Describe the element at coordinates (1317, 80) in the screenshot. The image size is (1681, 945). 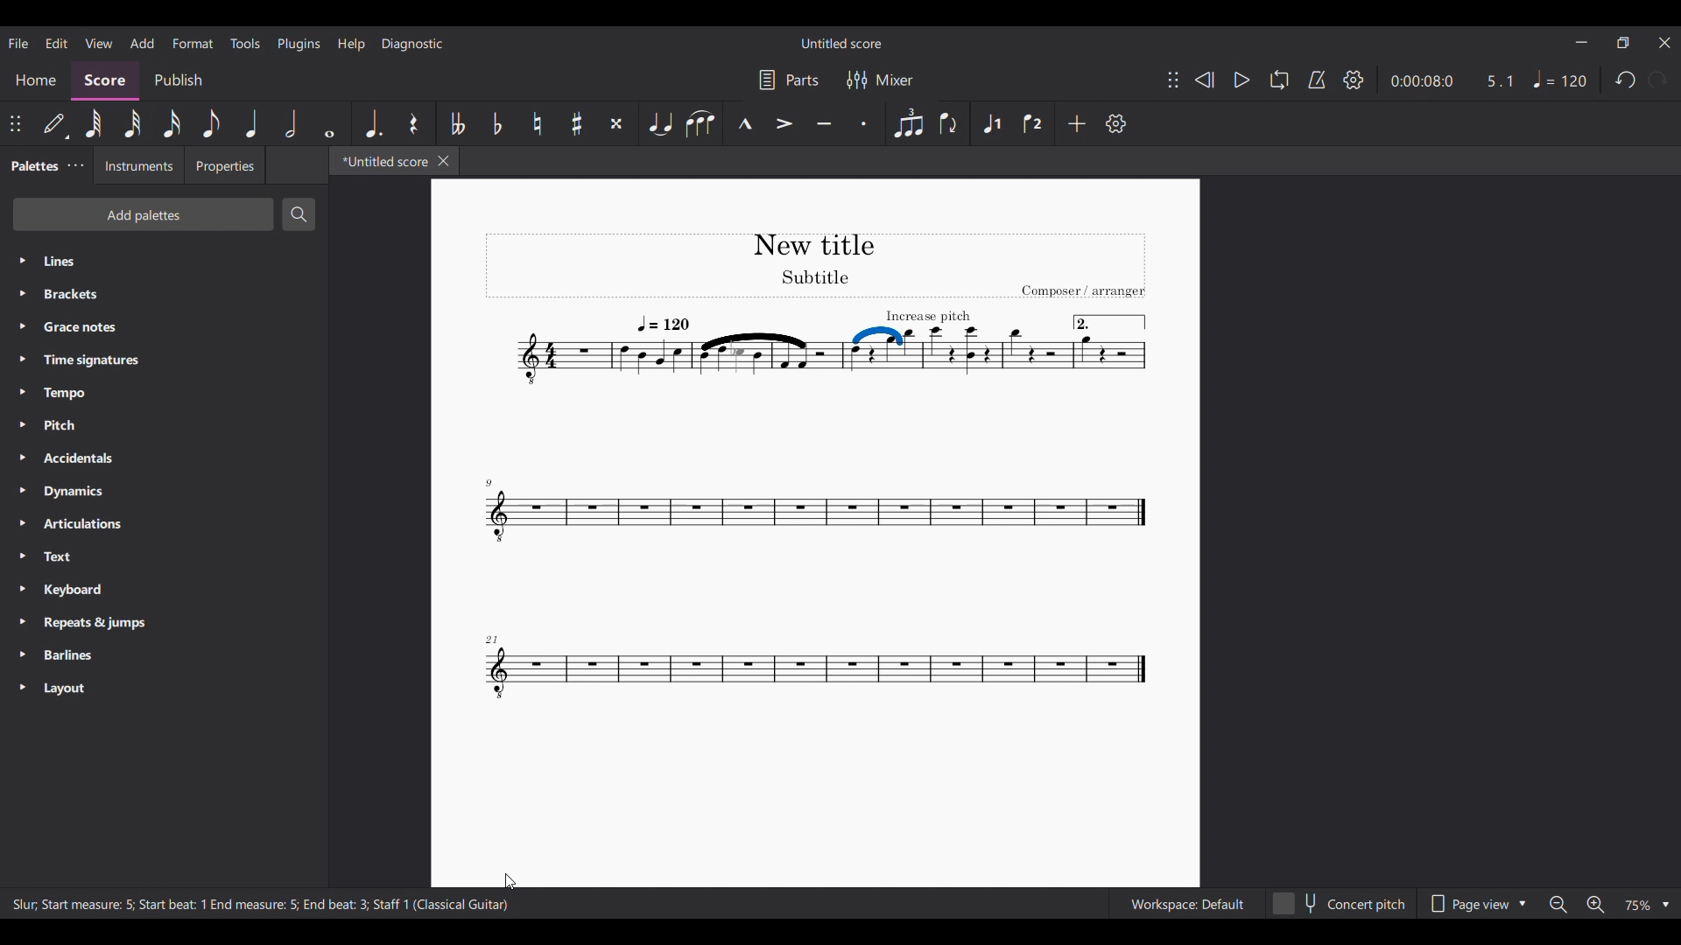
I see `Metronome` at that location.